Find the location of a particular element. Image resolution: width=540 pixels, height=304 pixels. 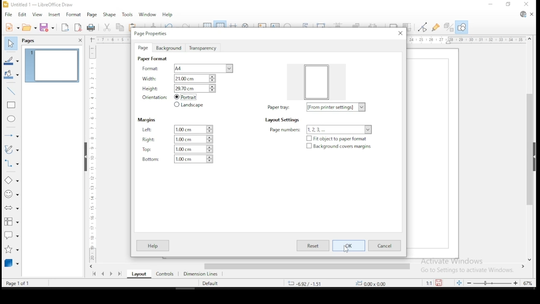

background is located at coordinates (168, 48).